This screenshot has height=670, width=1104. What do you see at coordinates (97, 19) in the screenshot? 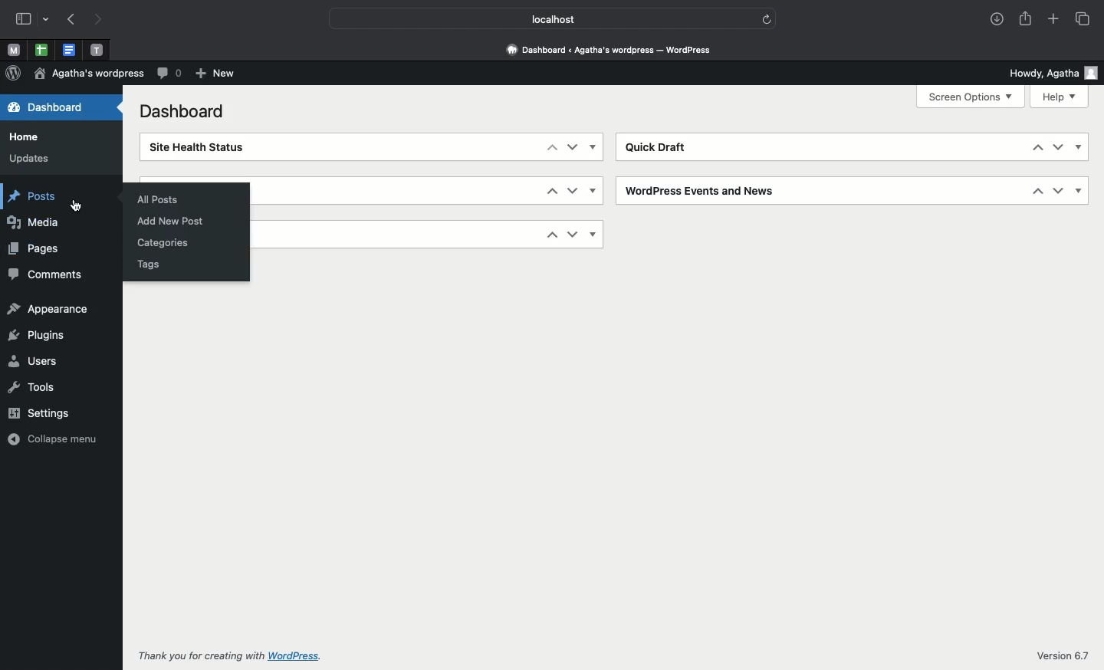
I see `Next page` at bounding box center [97, 19].